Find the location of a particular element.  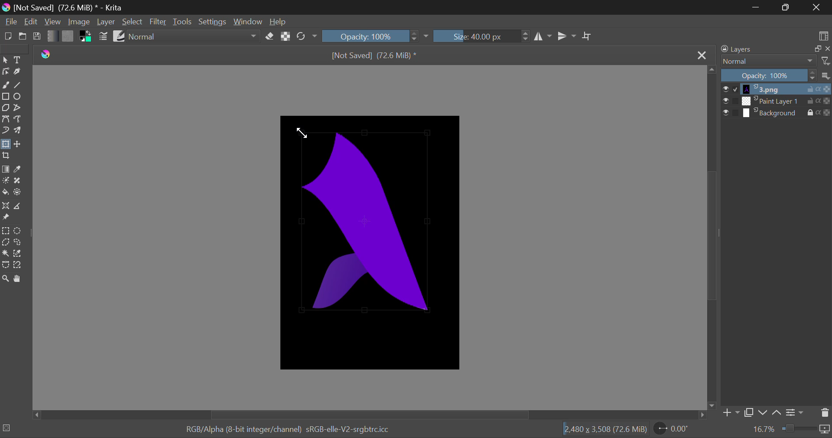

Dynamic Brush Tool is located at coordinates (6, 131).